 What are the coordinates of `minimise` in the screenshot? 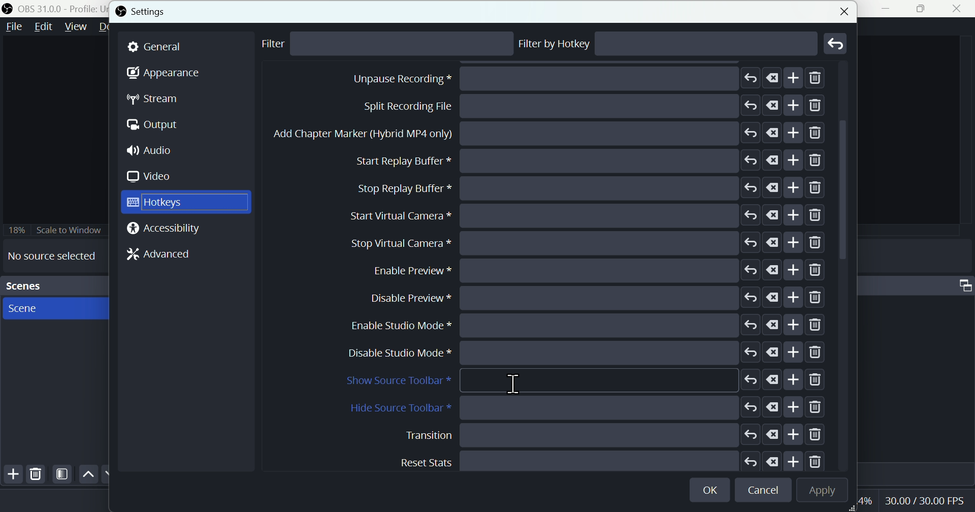 It's located at (890, 9).